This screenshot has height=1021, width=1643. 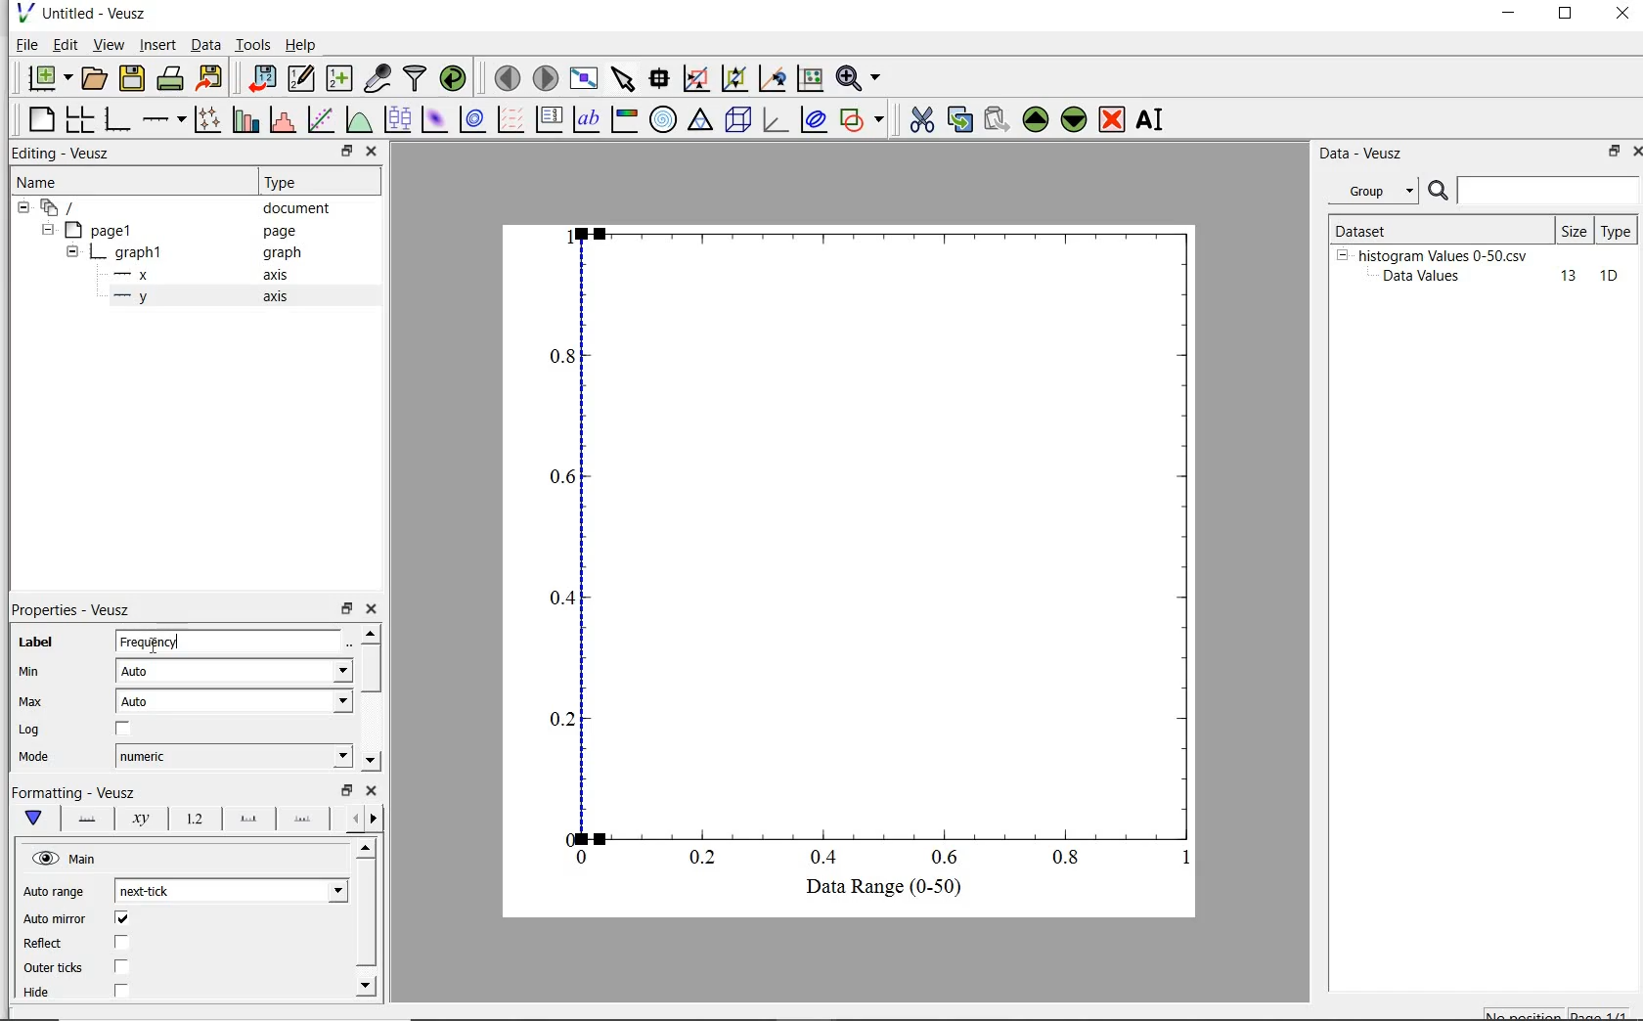 I want to click on veusz logo, so click(x=23, y=13).